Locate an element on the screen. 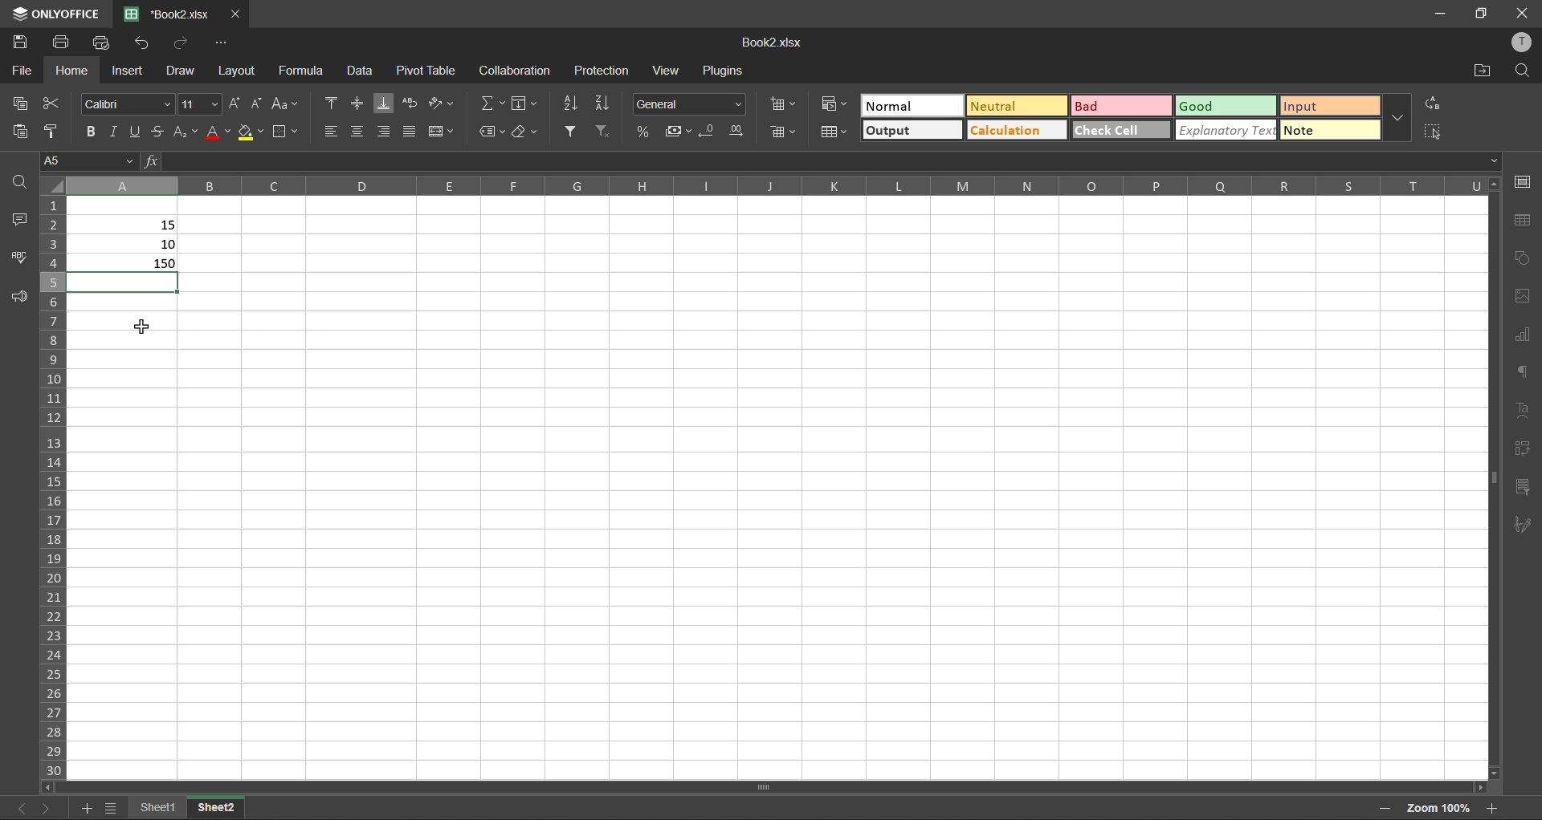  150 is located at coordinates (130, 262).